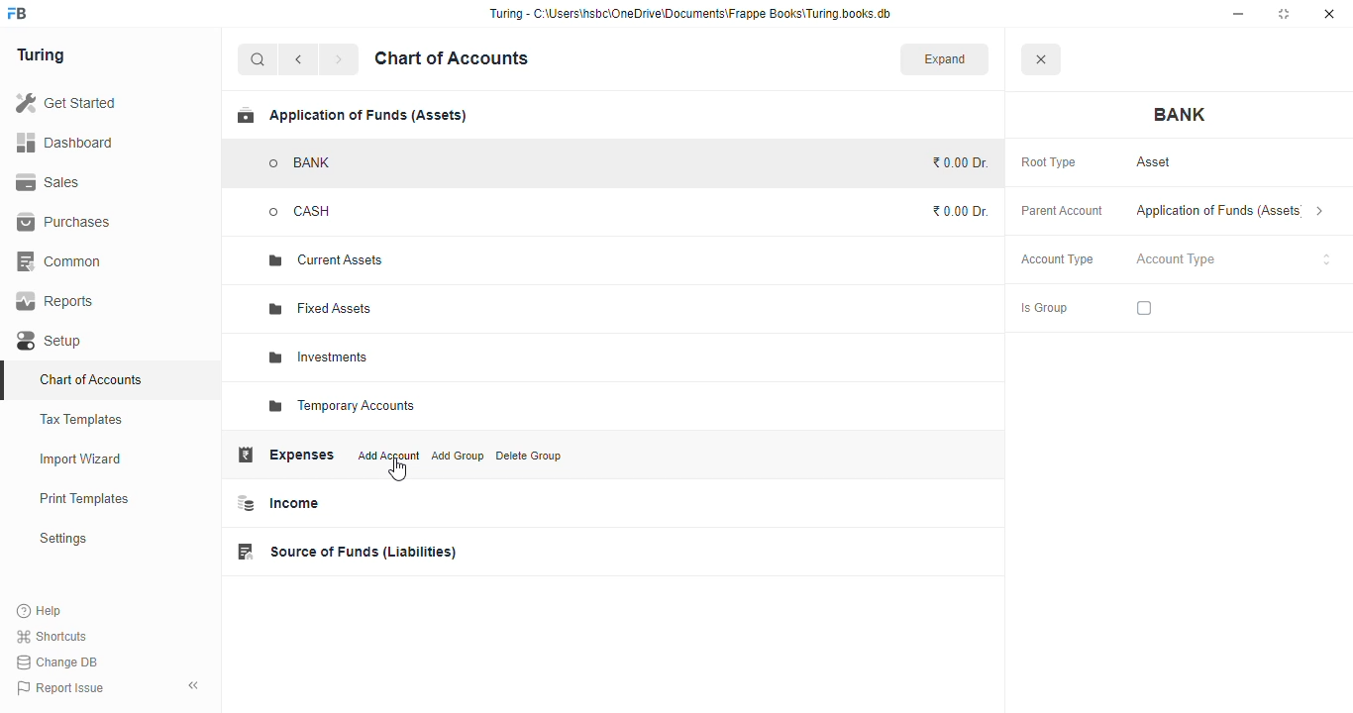  Describe the element at coordinates (1040, 58) in the screenshot. I see `close` at that location.